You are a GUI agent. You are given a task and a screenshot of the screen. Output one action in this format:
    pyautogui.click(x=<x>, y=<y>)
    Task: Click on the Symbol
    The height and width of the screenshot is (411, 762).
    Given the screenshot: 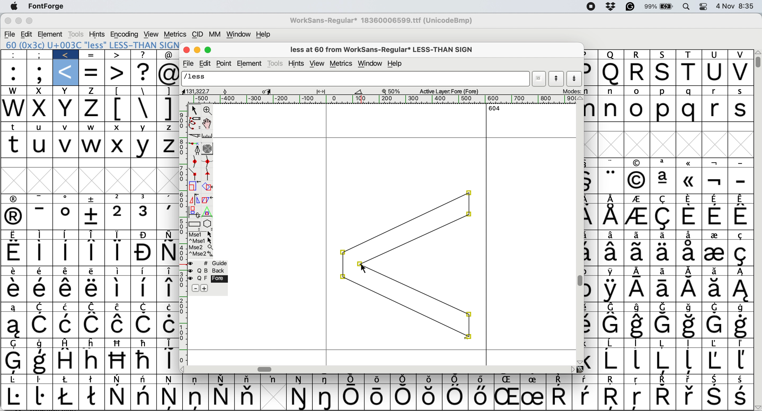 What is the action you would take?
    pyautogui.click(x=118, y=325)
    